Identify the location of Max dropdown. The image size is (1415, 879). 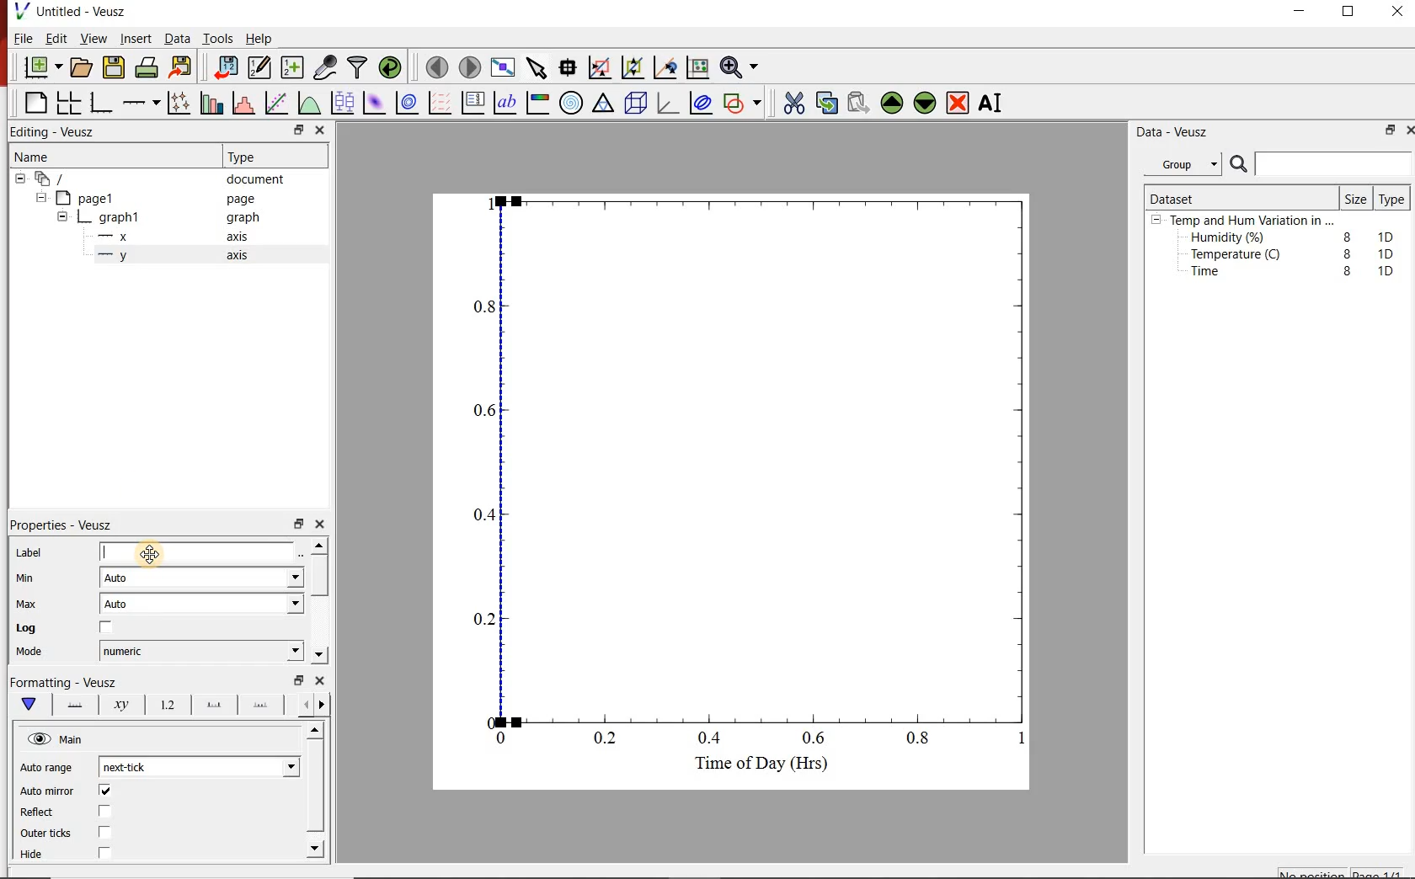
(277, 606).